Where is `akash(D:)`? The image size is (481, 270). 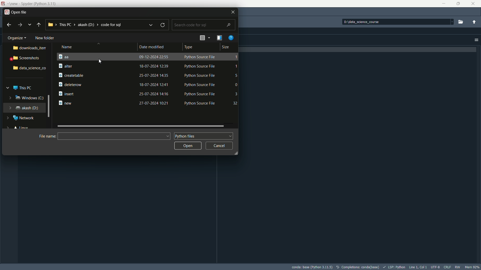
akash(D:) is located at coordinates (29, 108).